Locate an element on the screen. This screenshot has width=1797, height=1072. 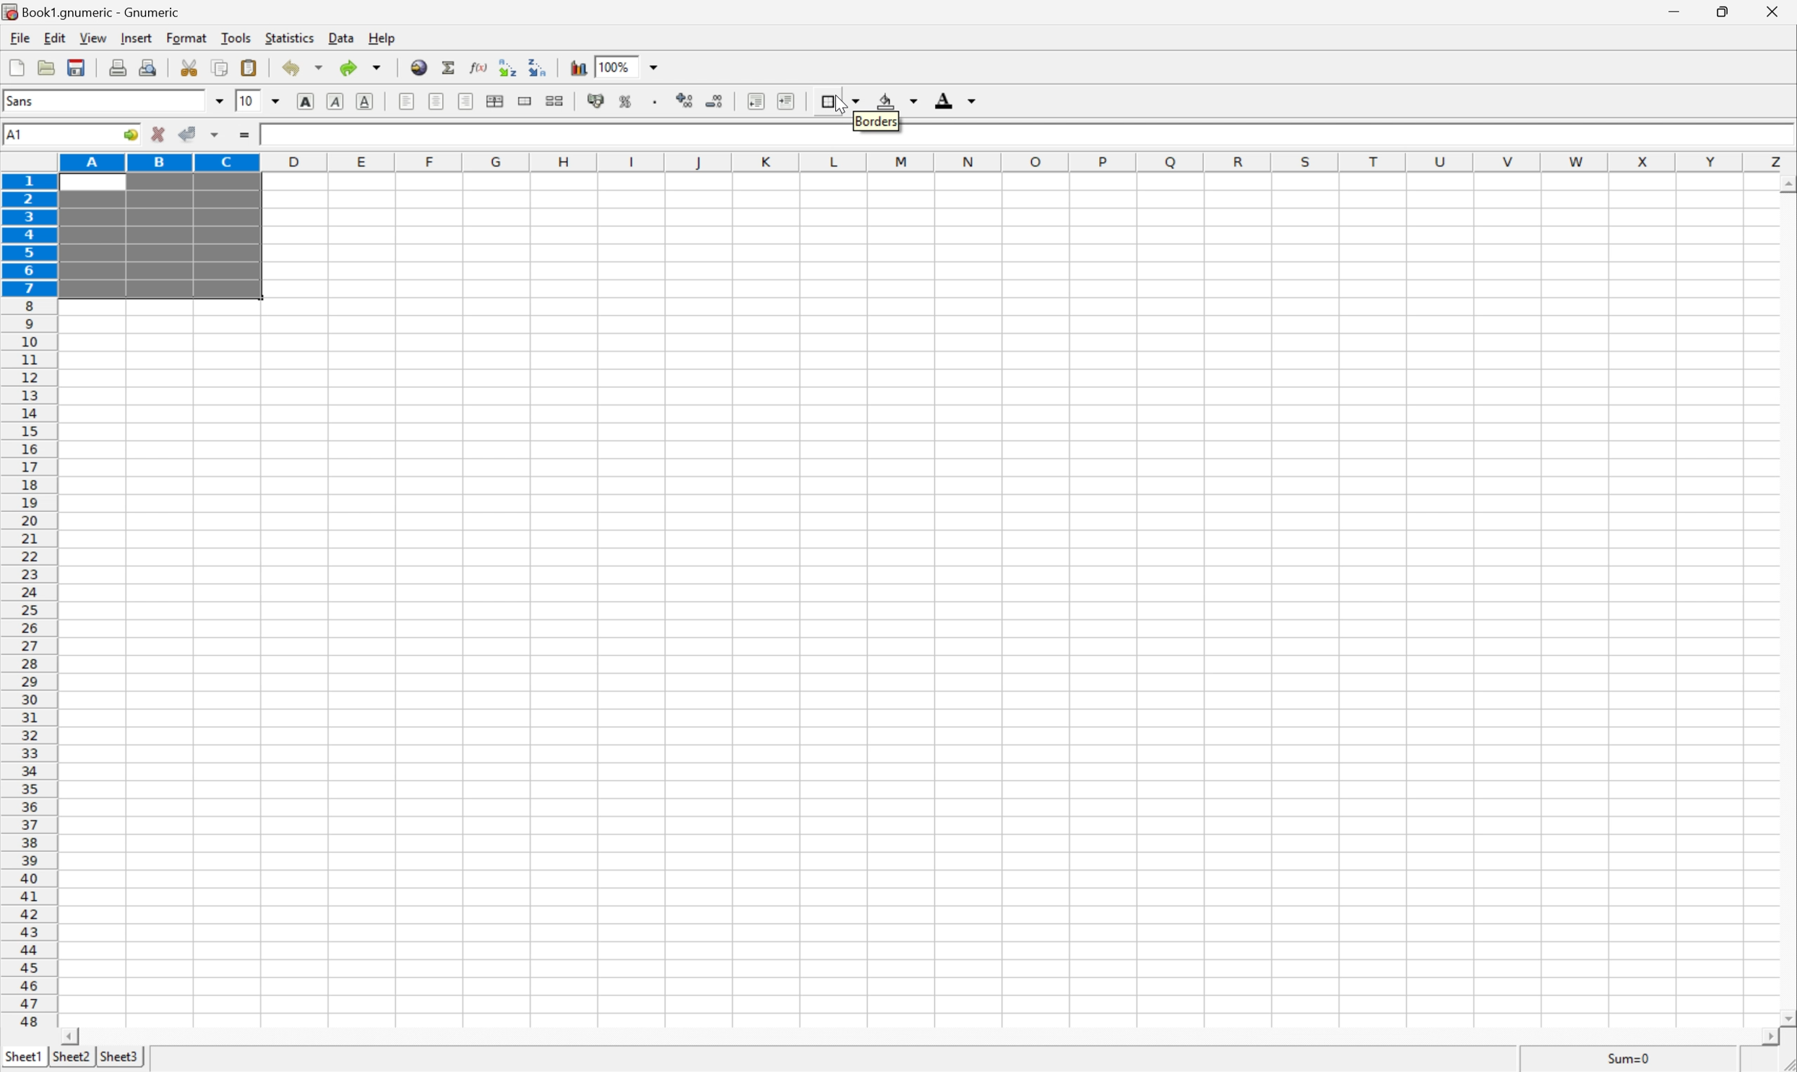
foreground color is located at coordinates (956, 99).